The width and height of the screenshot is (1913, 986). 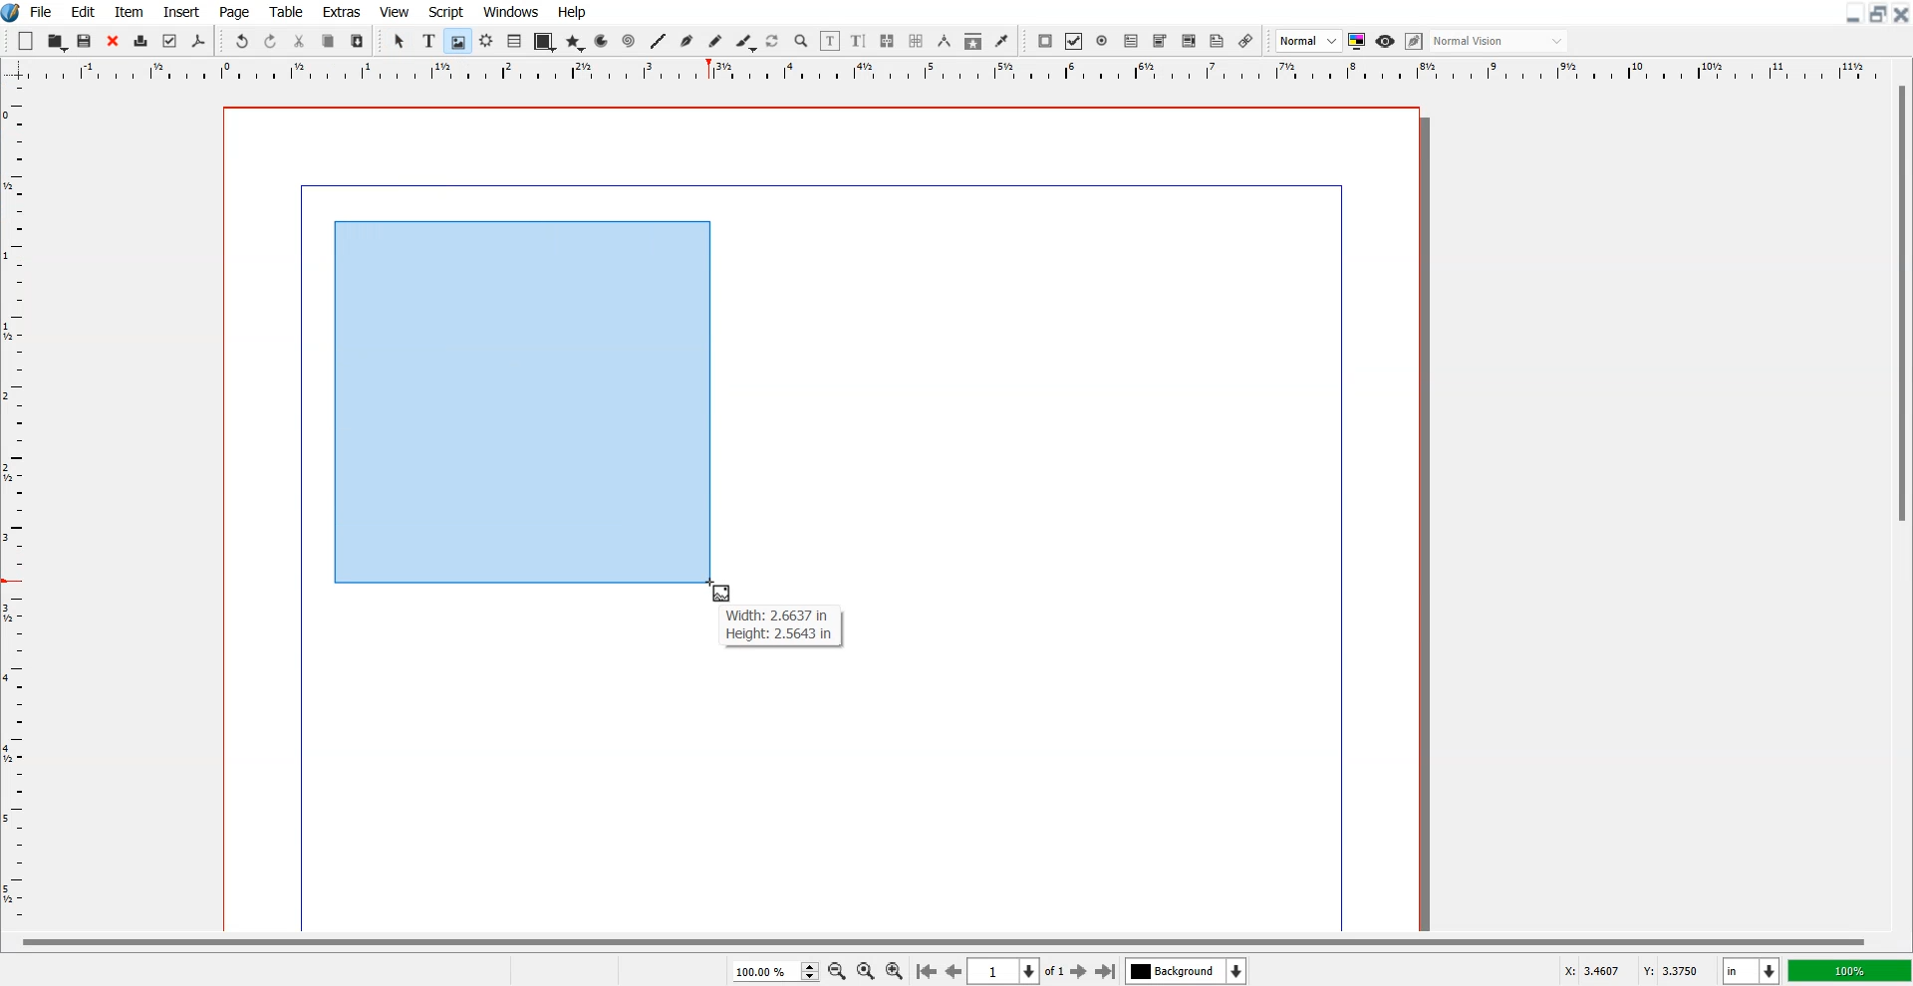 What do you see at coordinates (939, 939) in the screenshot?
I see `Horizontal scroll bar` at bounding box center [939, 939].